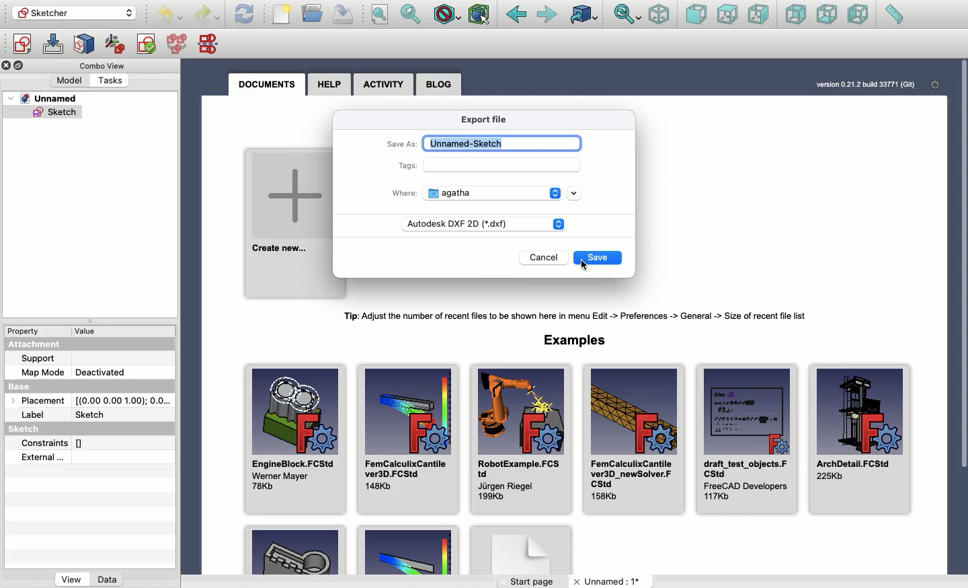 This screenshot has width=968, height=588. I want to click on Autodesk DXF 2D, so click(486, 224).